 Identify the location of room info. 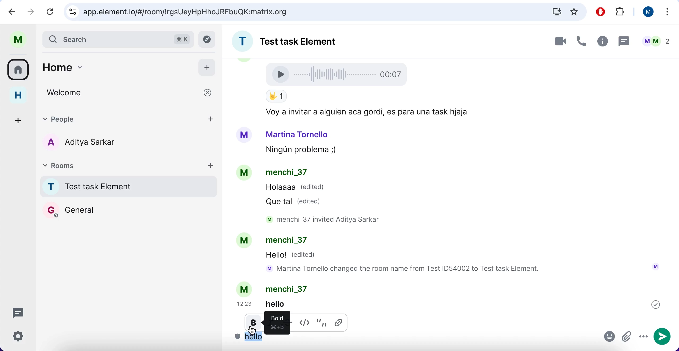
(601, 42).